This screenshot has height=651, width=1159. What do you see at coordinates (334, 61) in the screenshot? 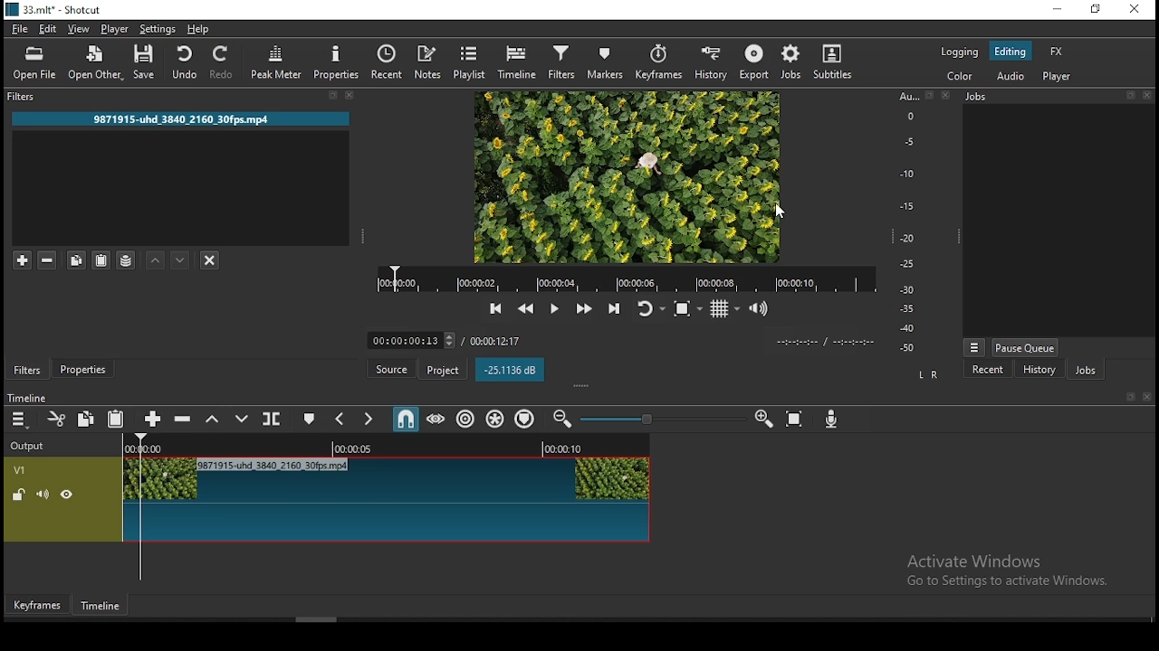
I see `properties` at bounding box center [334, 61].